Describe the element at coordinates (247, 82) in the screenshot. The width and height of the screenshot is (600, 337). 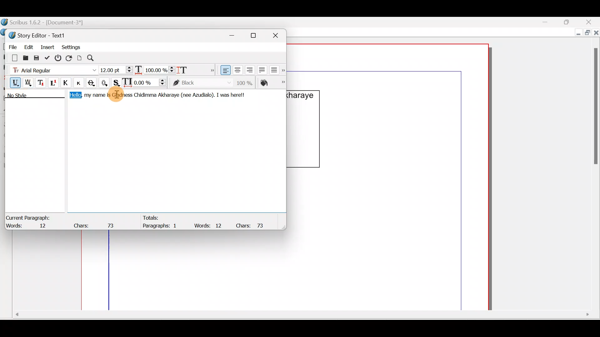
I see `Saturation of color of text stroke` at that location.